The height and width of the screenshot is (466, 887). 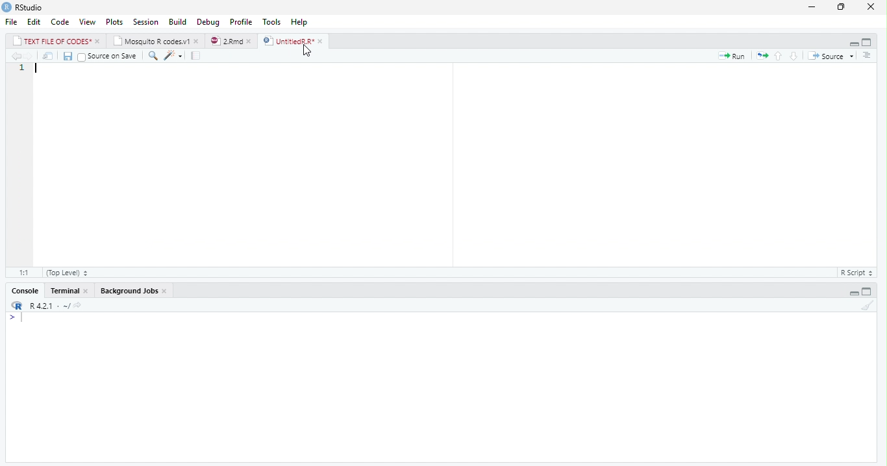 What do you see at coordinates (145, 22) in the screenshot?
I see `session` at bounding box center [145, 22].